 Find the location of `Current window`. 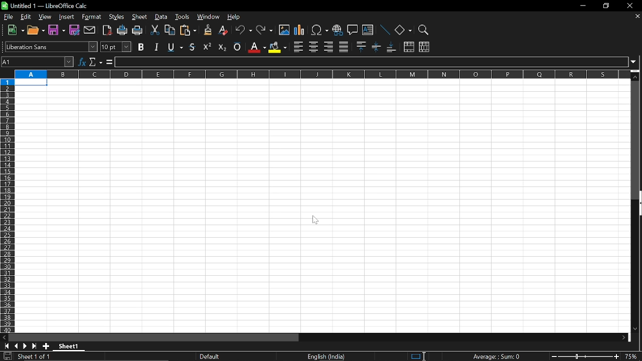

Current window is located at coordinates (49, 5).